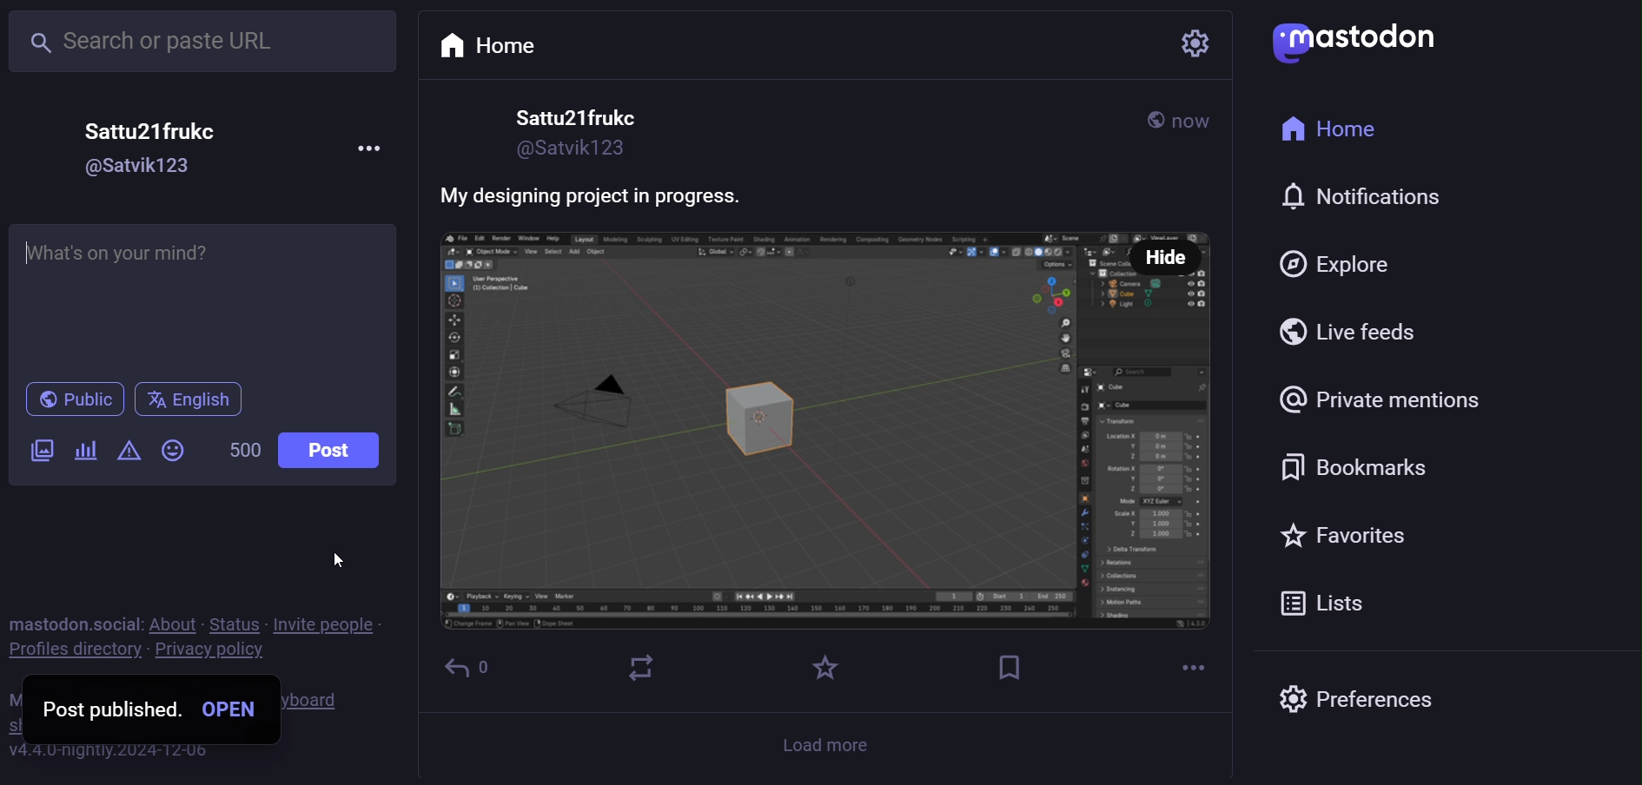 This screenshot has height=785, width=1642. Describe the element at coordinates (841, 747) in the screenshot. I see `load more` at that location.